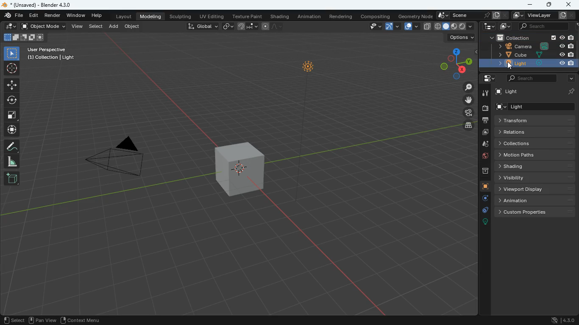 Image resolution: width=579 pixels, height=325 pixels. What do you see at coordinates (531, 78) in the screenshot?
I see `search` at bounding box center [531, 78].